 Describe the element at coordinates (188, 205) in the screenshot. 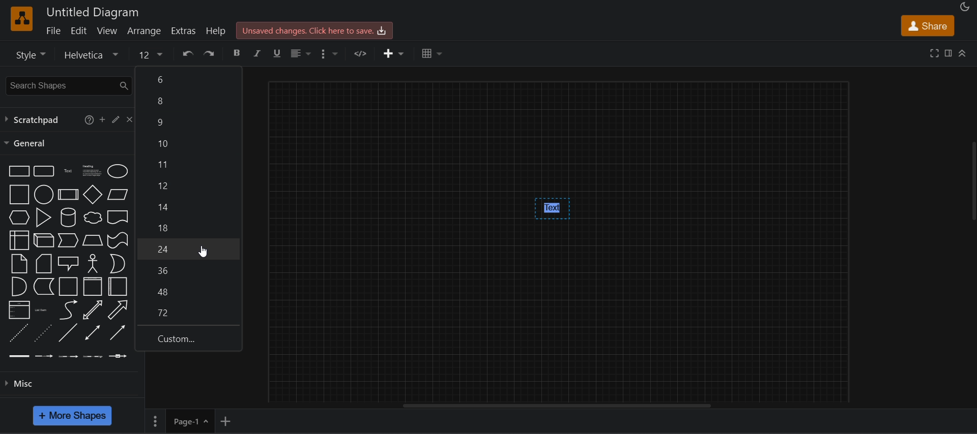

I see `` at that location.